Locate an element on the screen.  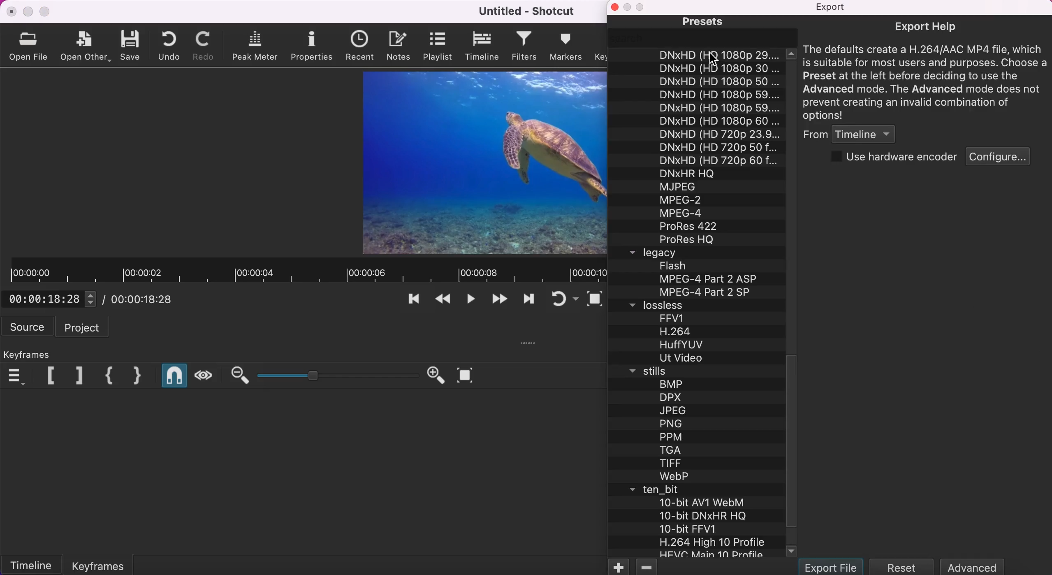
00:00:18:28 is located at coordinates (48, 297).